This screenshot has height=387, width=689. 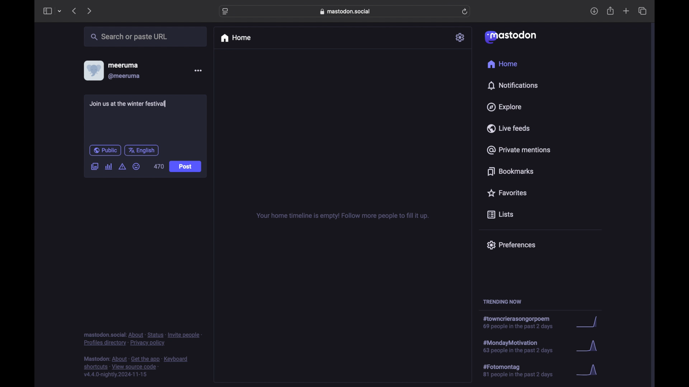 I want to click on settings, so click(x=461, y=37).